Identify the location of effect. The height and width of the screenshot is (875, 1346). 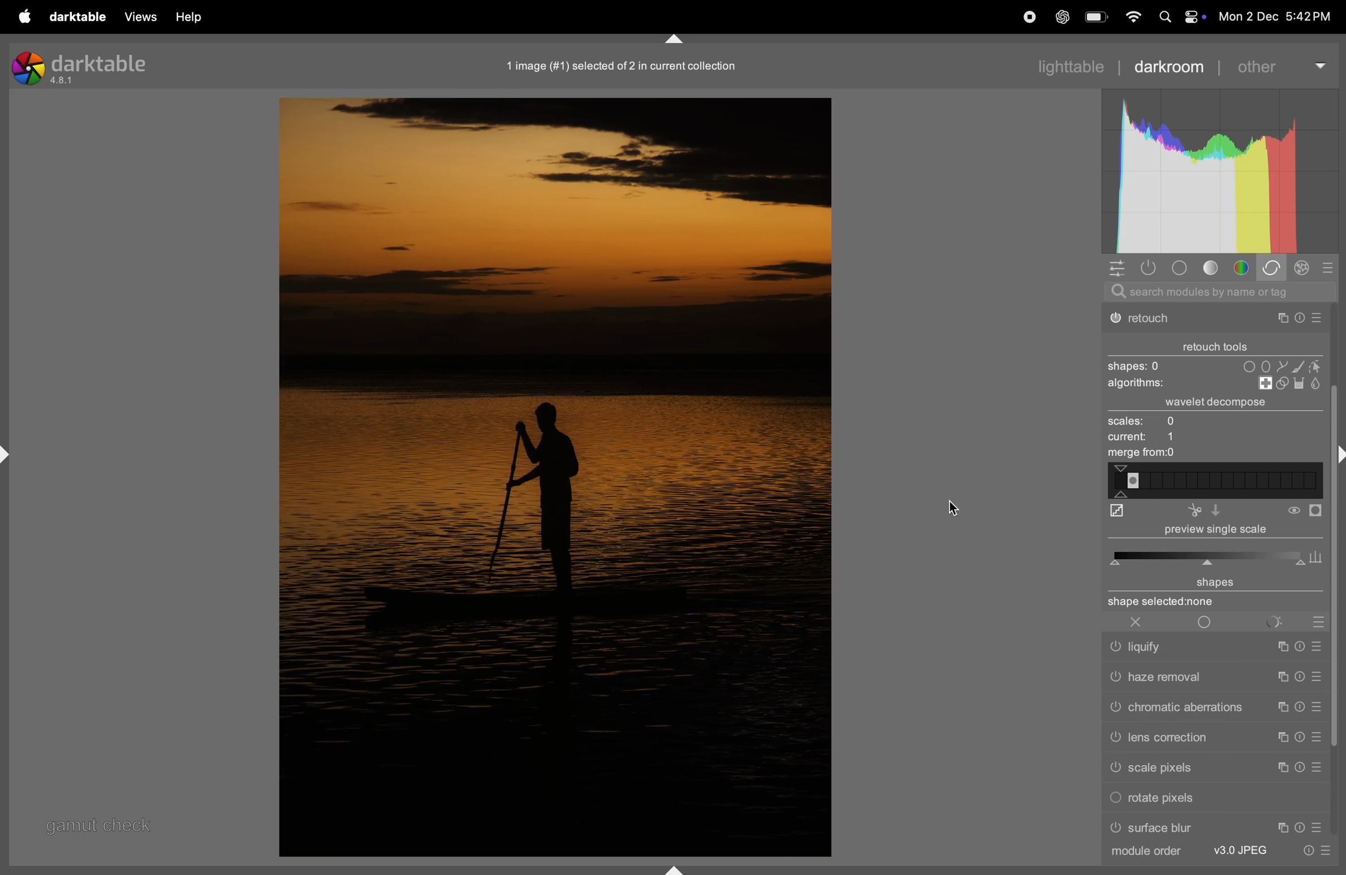
(1304, 270).